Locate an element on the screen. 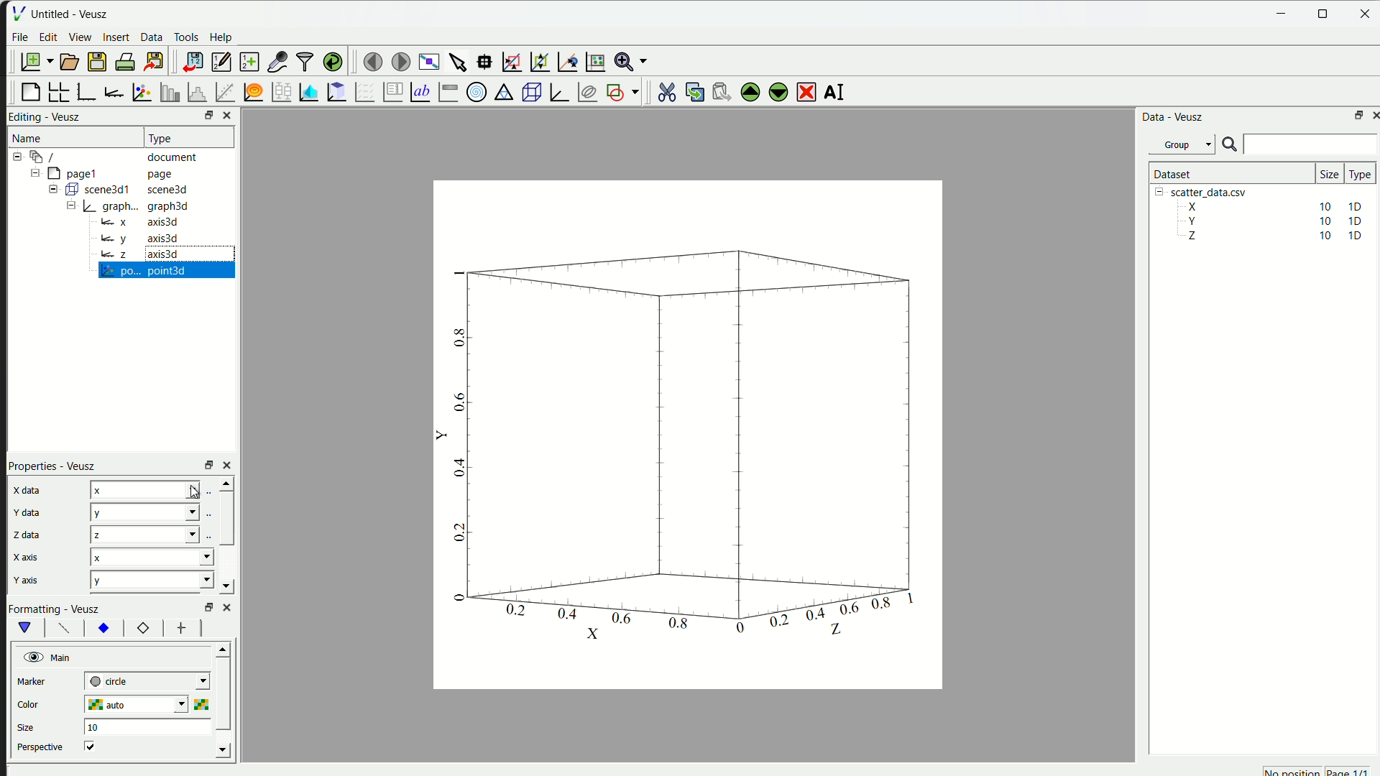 The height and width of the screenshot is (776, 1380). Z 10 10 is located at coordinates (1271, 237).